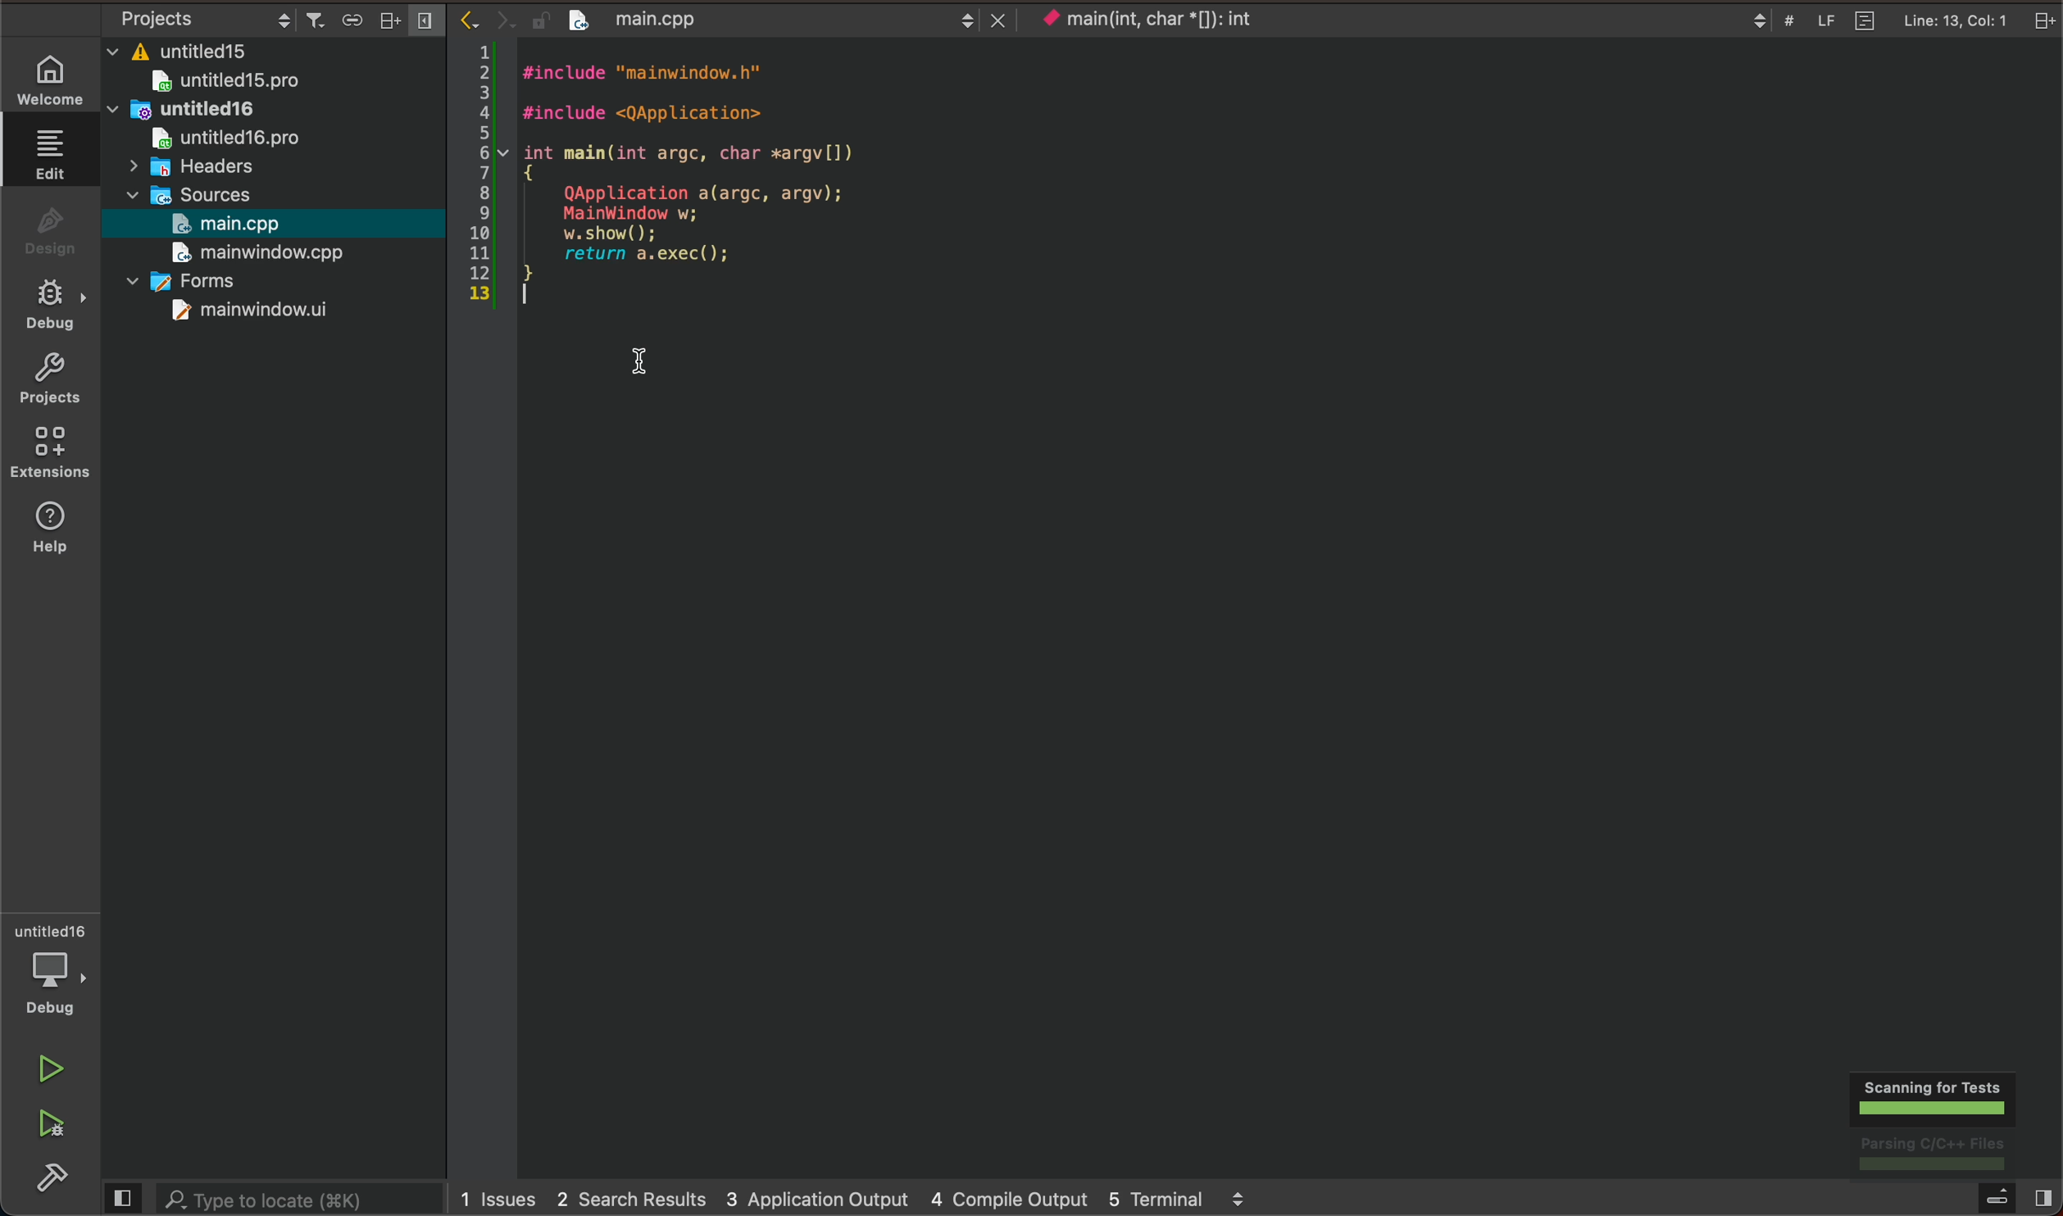 Image resolution: width=2063 pixels, height=1216 pixels. What do you see at coordinates (58, 384) in the screenshot?
I see `projects` at bounding box center [58, 384].